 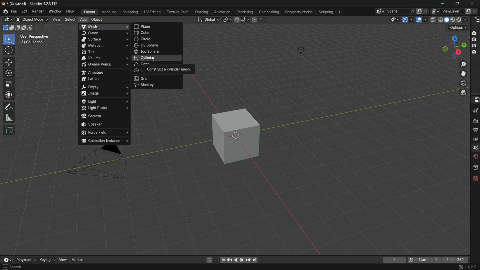 I want to click on back, so click(x=235, y=260).